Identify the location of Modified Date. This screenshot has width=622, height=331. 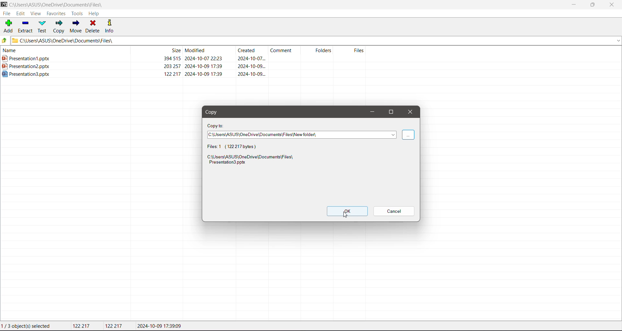
(209, 50).